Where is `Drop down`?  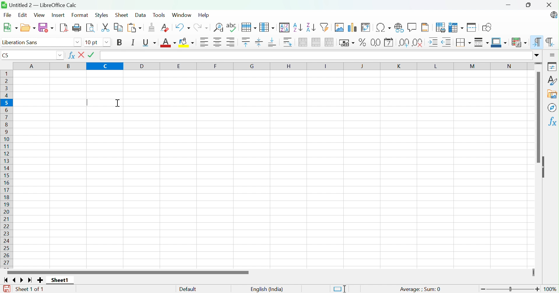
Drop down is located at coordinates (107, 42).